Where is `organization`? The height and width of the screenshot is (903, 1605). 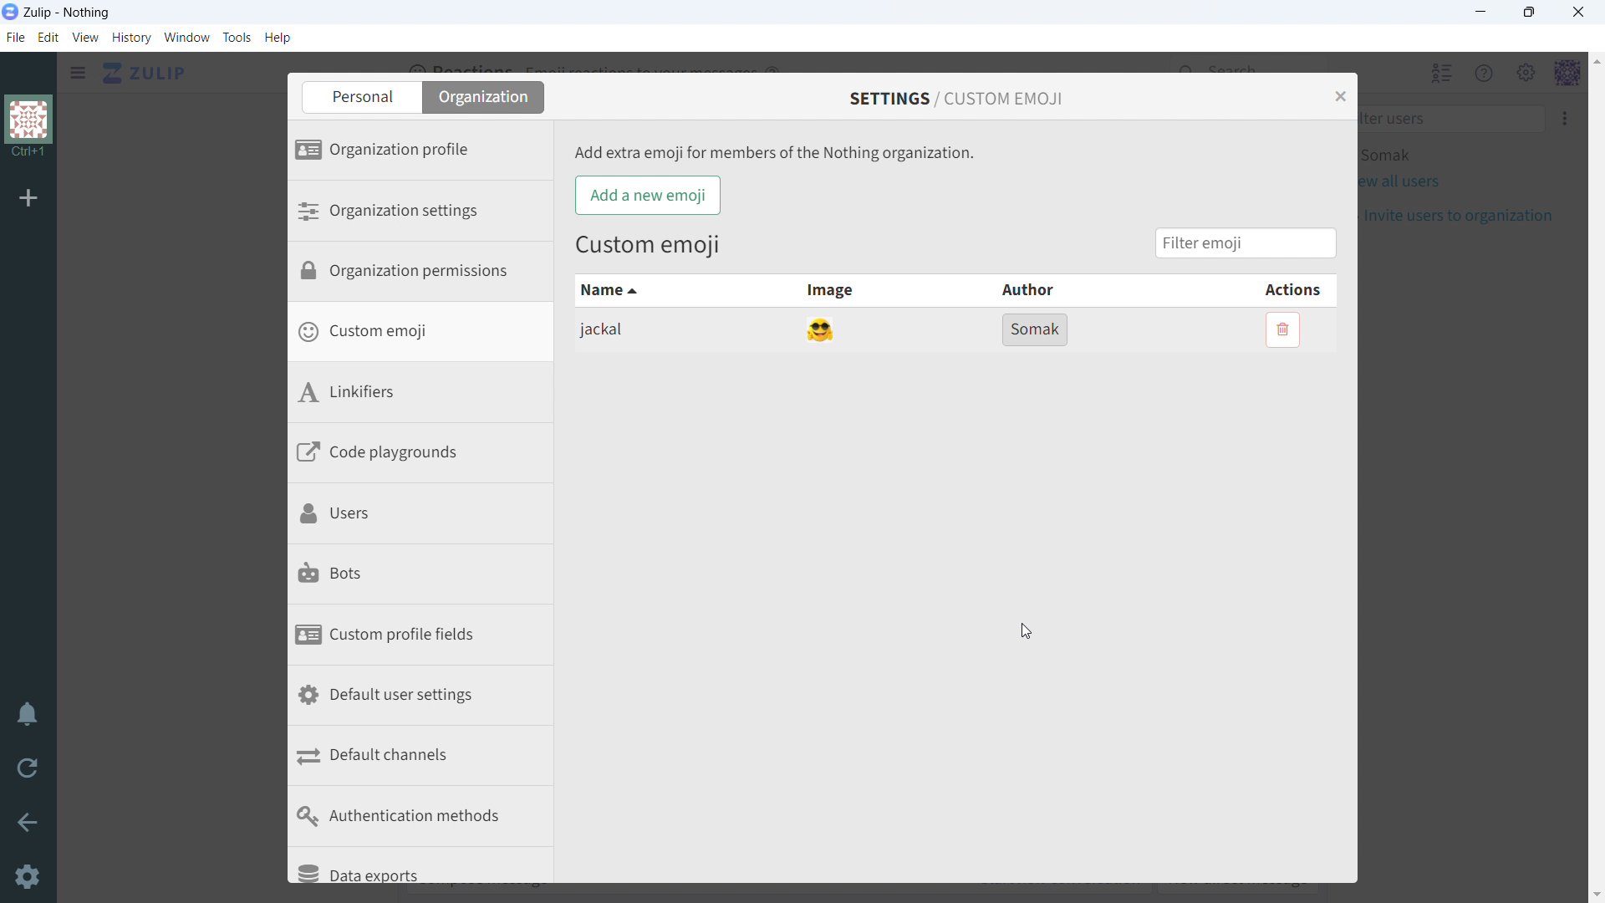 organization is located at coordinates (28, 128).